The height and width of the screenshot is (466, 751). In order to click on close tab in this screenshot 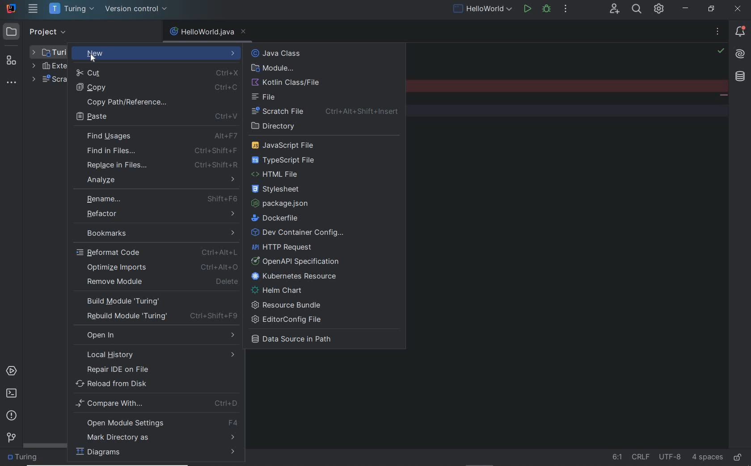, I will do `click(244, 32)`.